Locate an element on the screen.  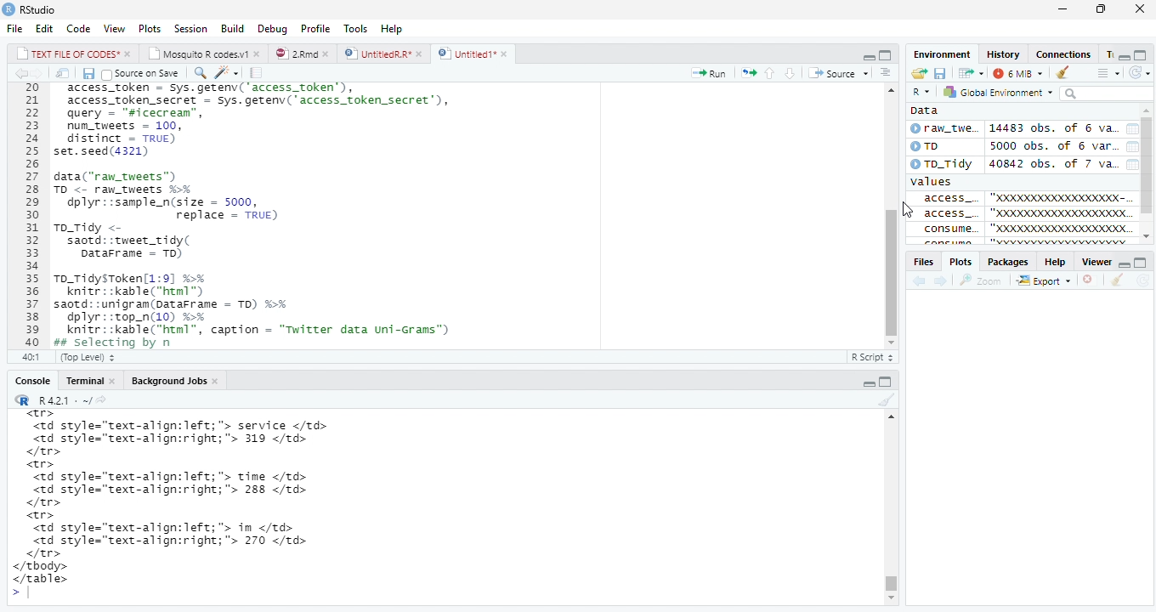
Console is located at coordinates (27, 380).